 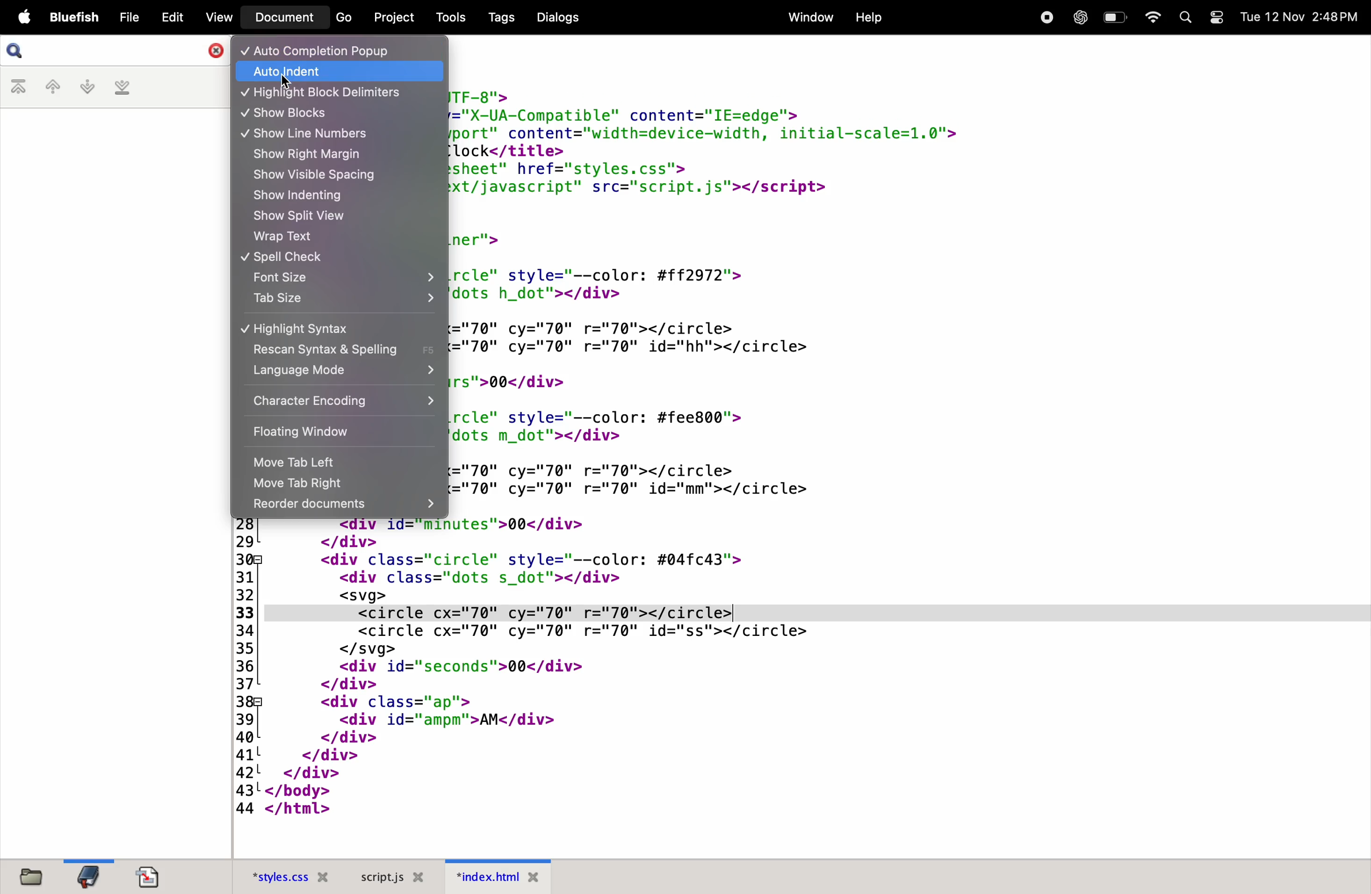 What do you see at coordinates (292, 82) in the screenshot?
I see `cursor` at bounding box center [292, 82].